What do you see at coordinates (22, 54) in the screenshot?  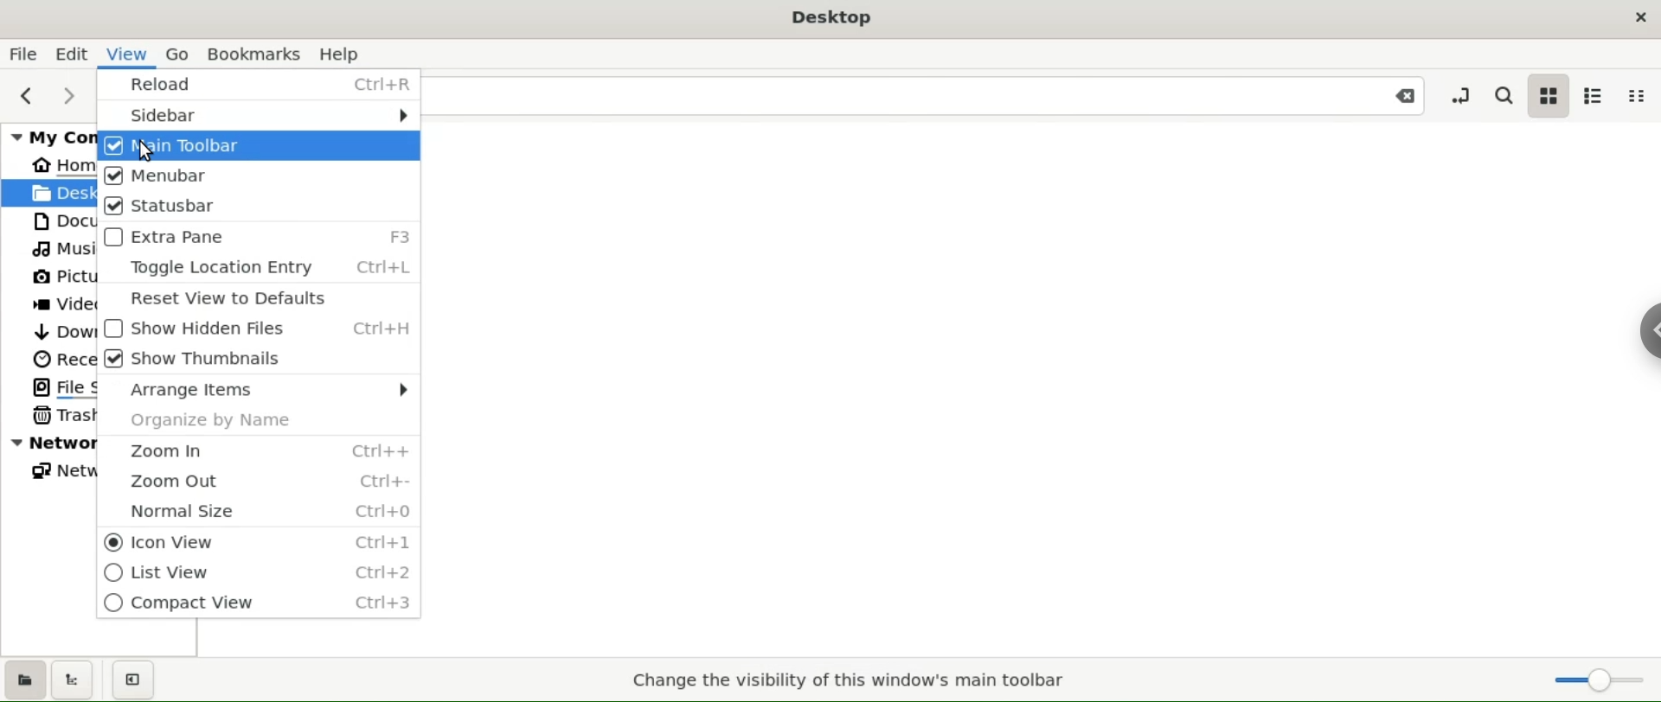 I see `file` at bounding box center [22, 54].